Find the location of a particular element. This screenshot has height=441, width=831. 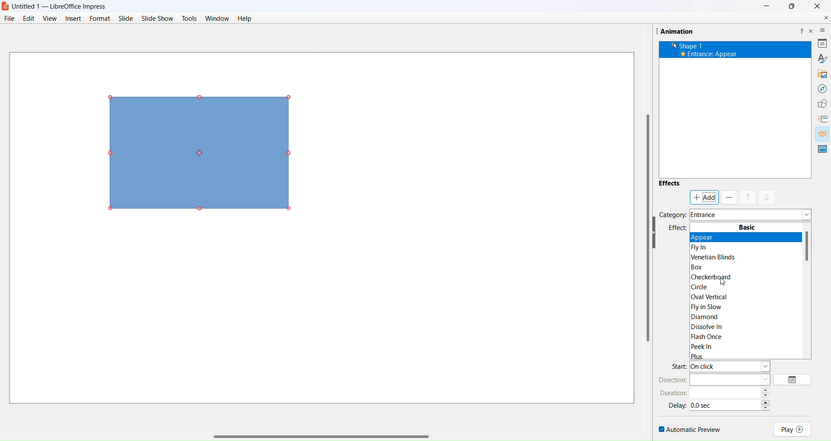

Untitled 1 — LibreOffice Impress is located at coordinates (64, 6).